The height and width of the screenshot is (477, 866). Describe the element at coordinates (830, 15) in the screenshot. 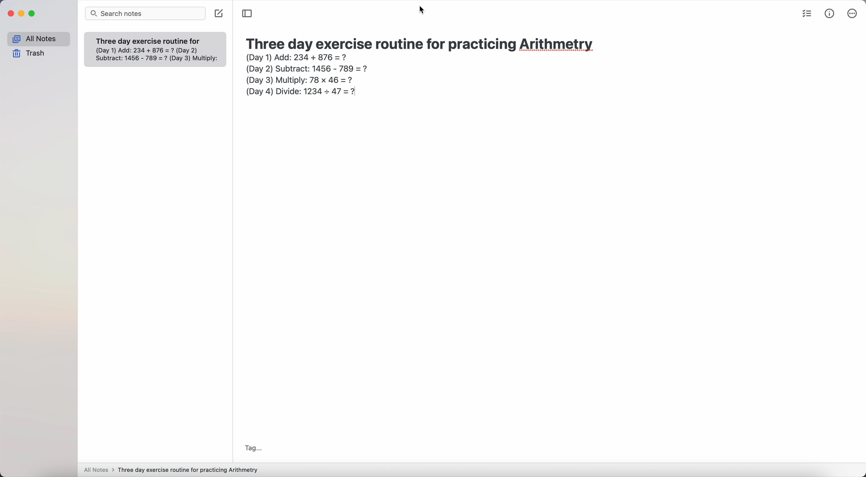

I see `metrics` at that location.